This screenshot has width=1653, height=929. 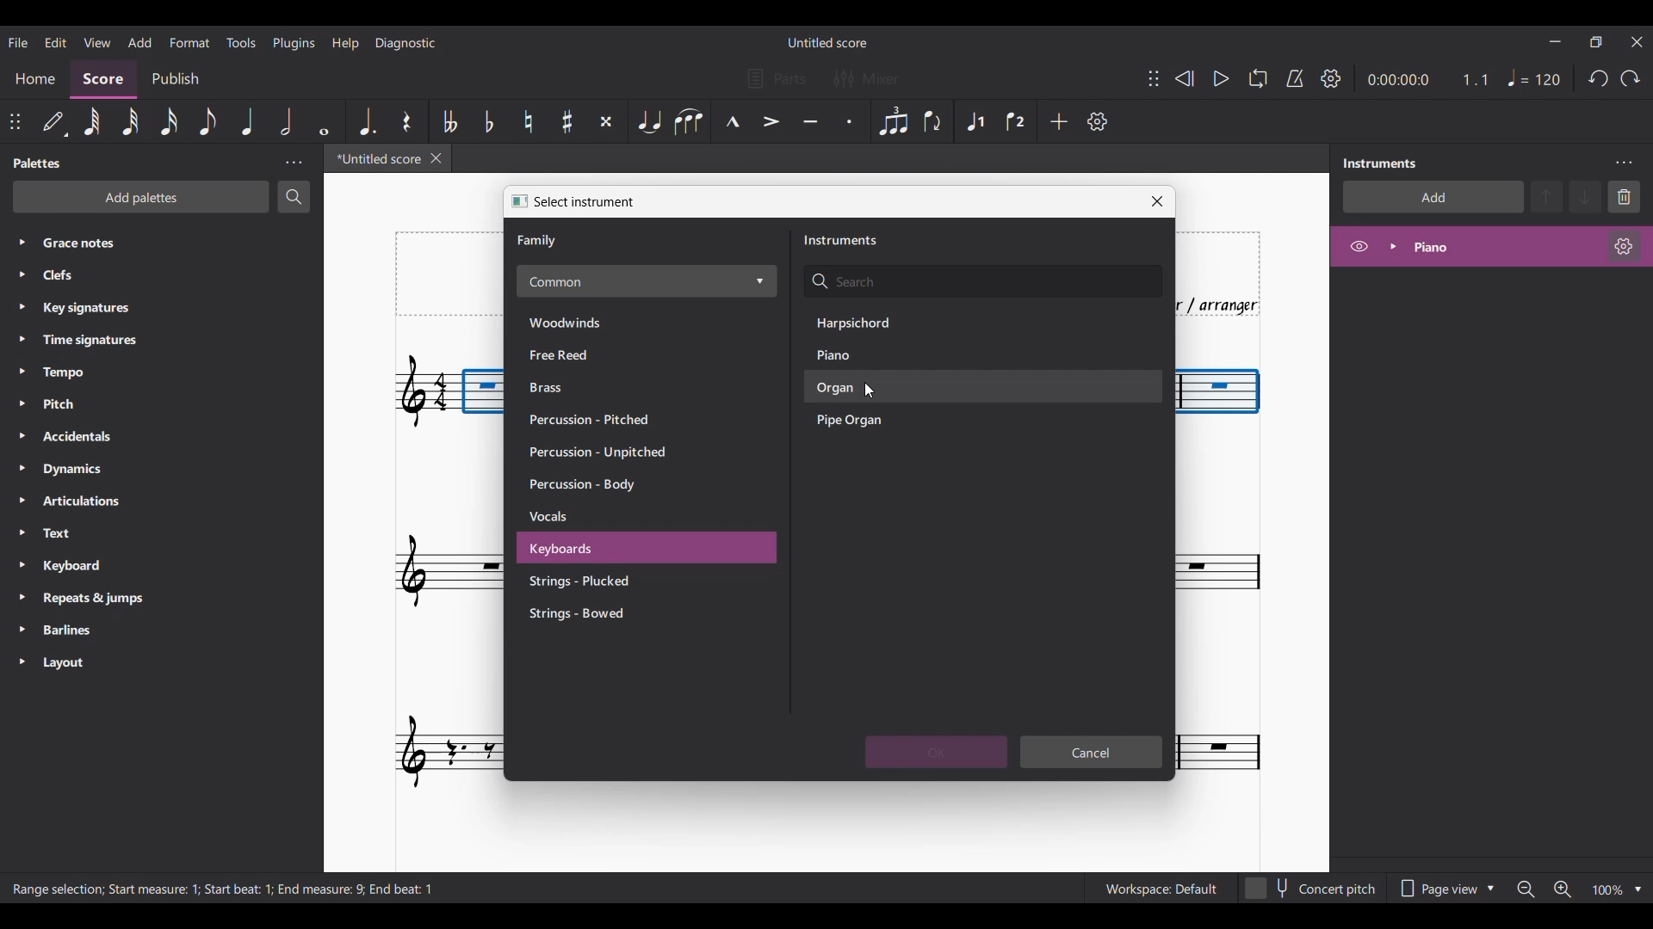 I want to click on Keyboard, so click(x=93, y=568).